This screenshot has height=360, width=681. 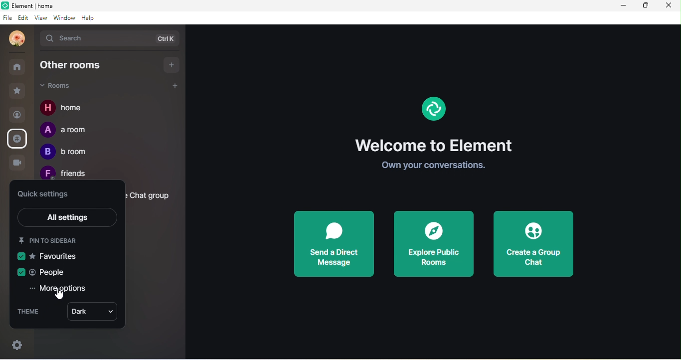 I want to click on profile photo, so click(x=15, y=39).